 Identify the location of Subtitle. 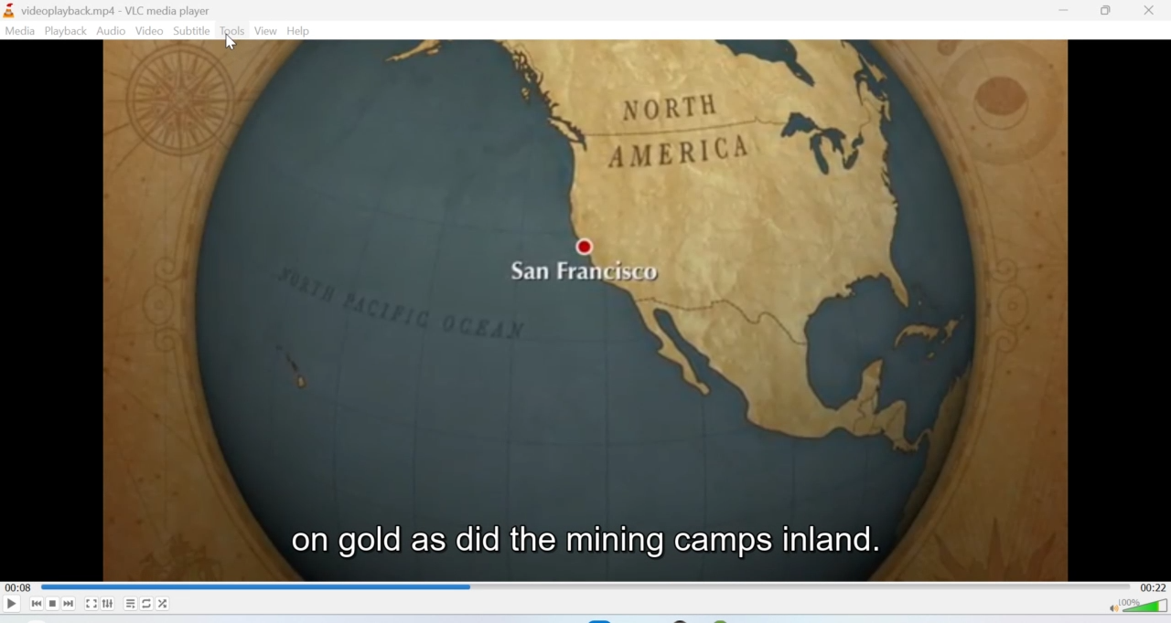
(192, 30).